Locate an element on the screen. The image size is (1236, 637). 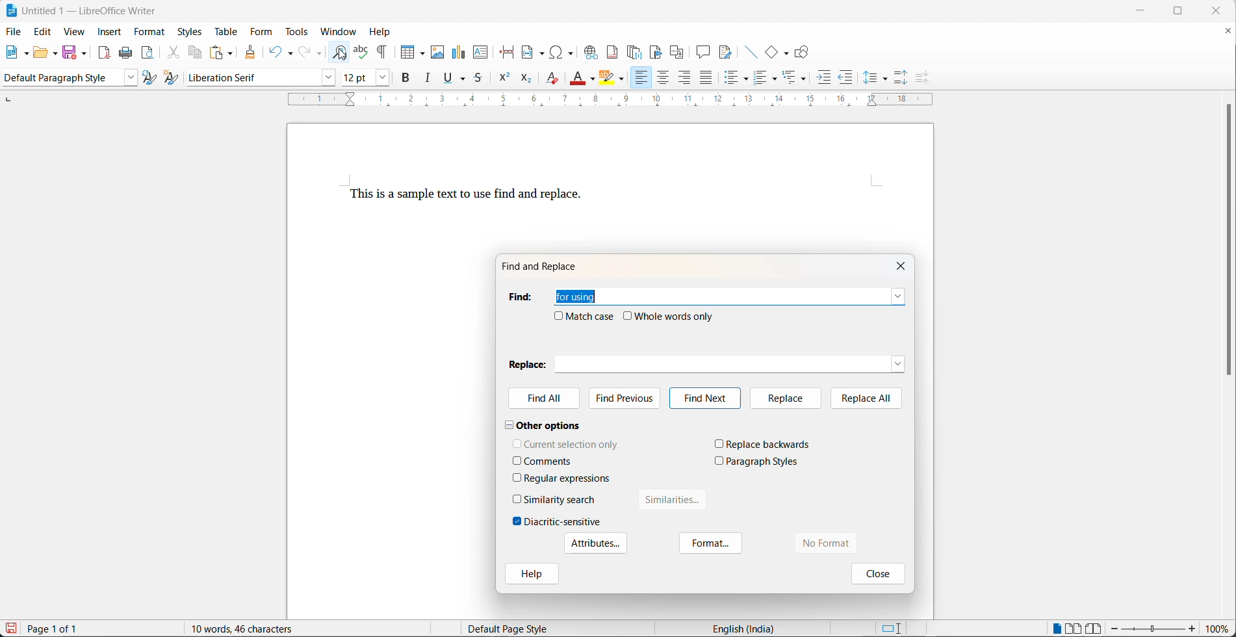
find next is located at coordinates (704, 398).